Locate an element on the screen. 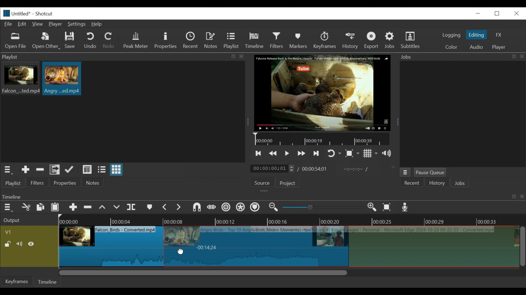 Image resolution: width=526 pixels, height=295 pixels. Ripple  is located at coordinates (226, 208).